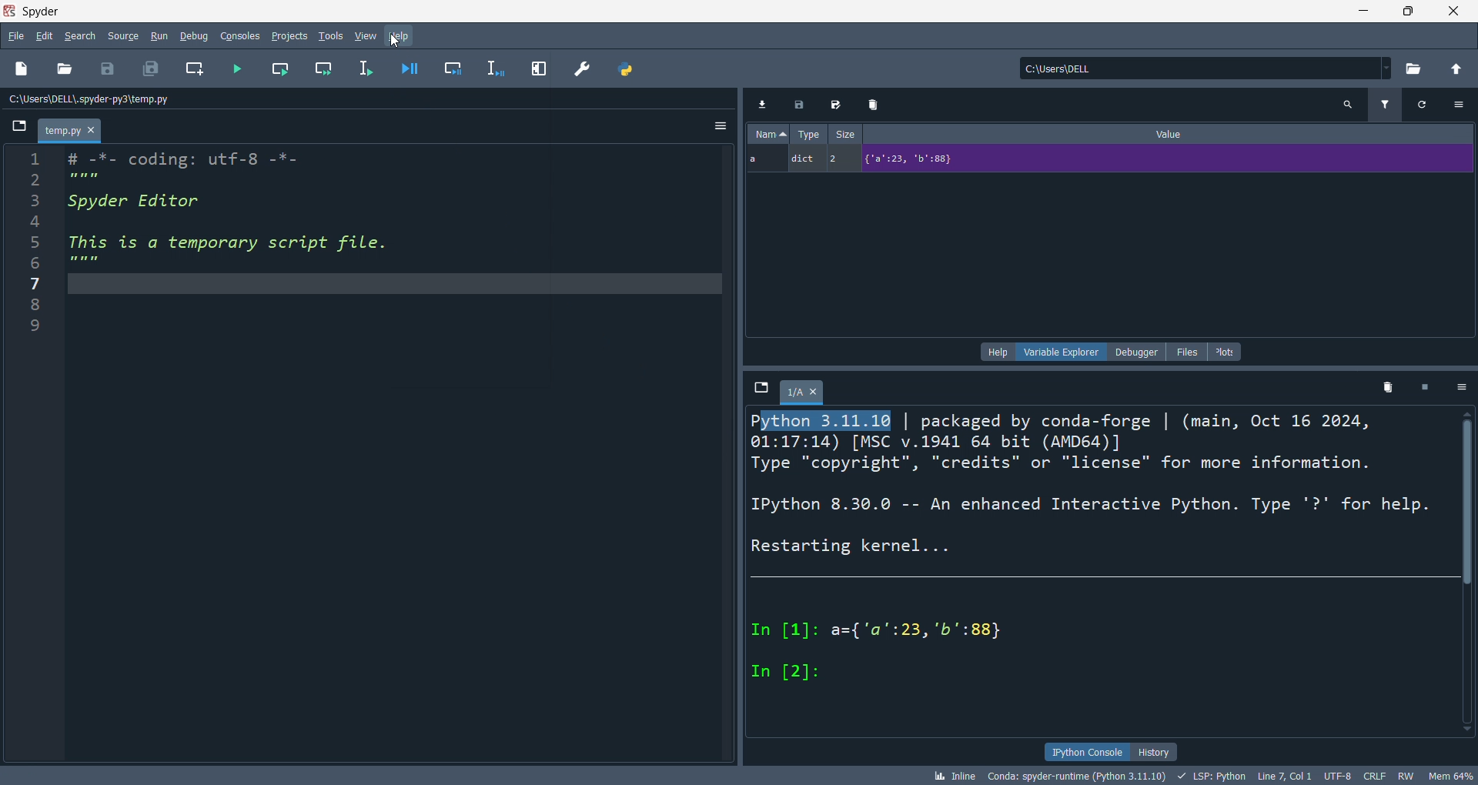 The image size is (1478, 785). Describe the element at coordinates (240, 72) in the screenshot. I see `run file` at that location.